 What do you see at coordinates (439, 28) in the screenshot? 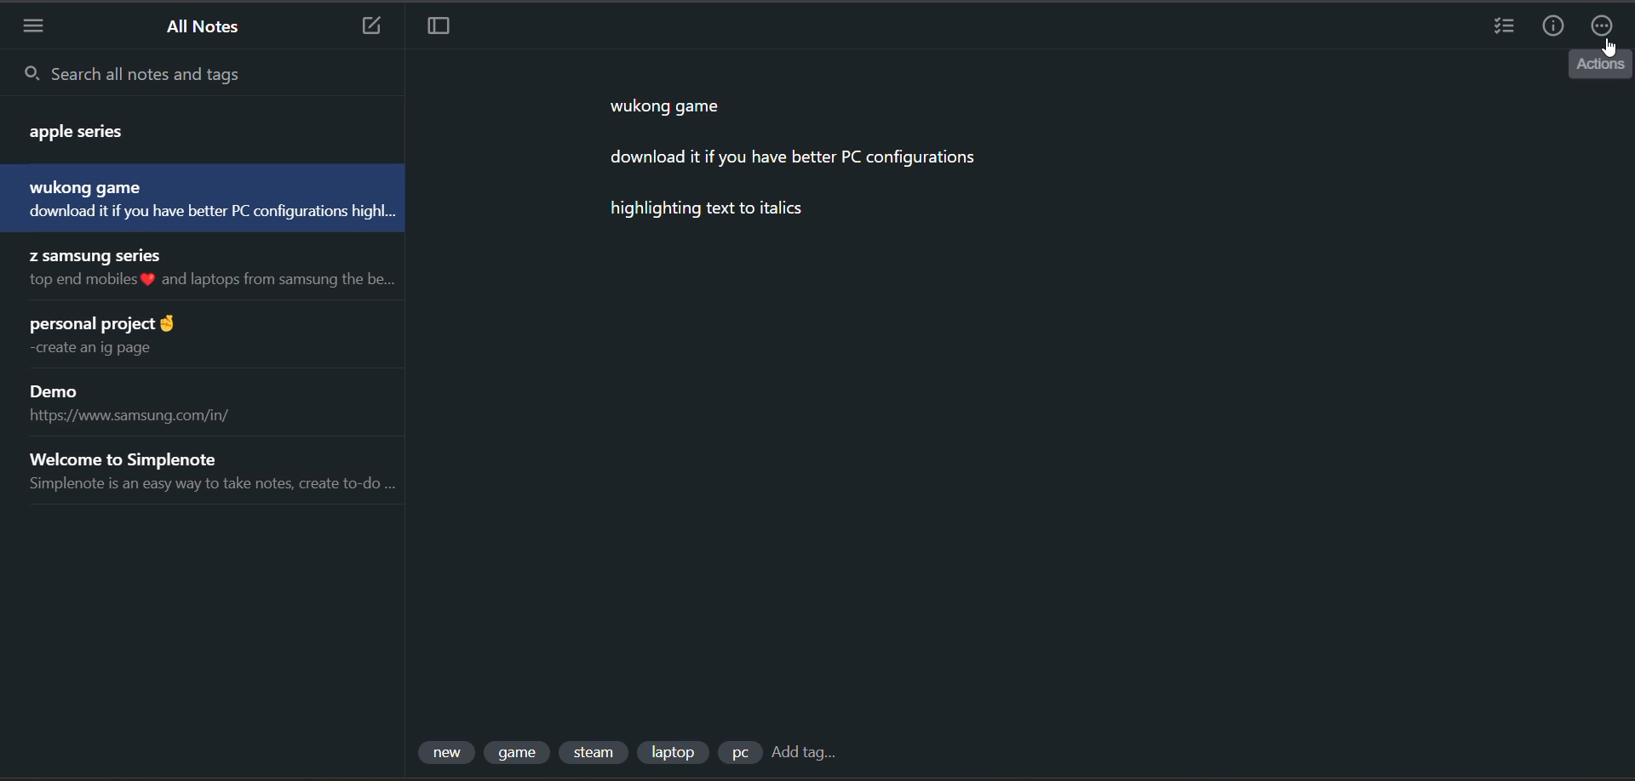
I see `toggle focus mode` at bounding box center [439, 28].